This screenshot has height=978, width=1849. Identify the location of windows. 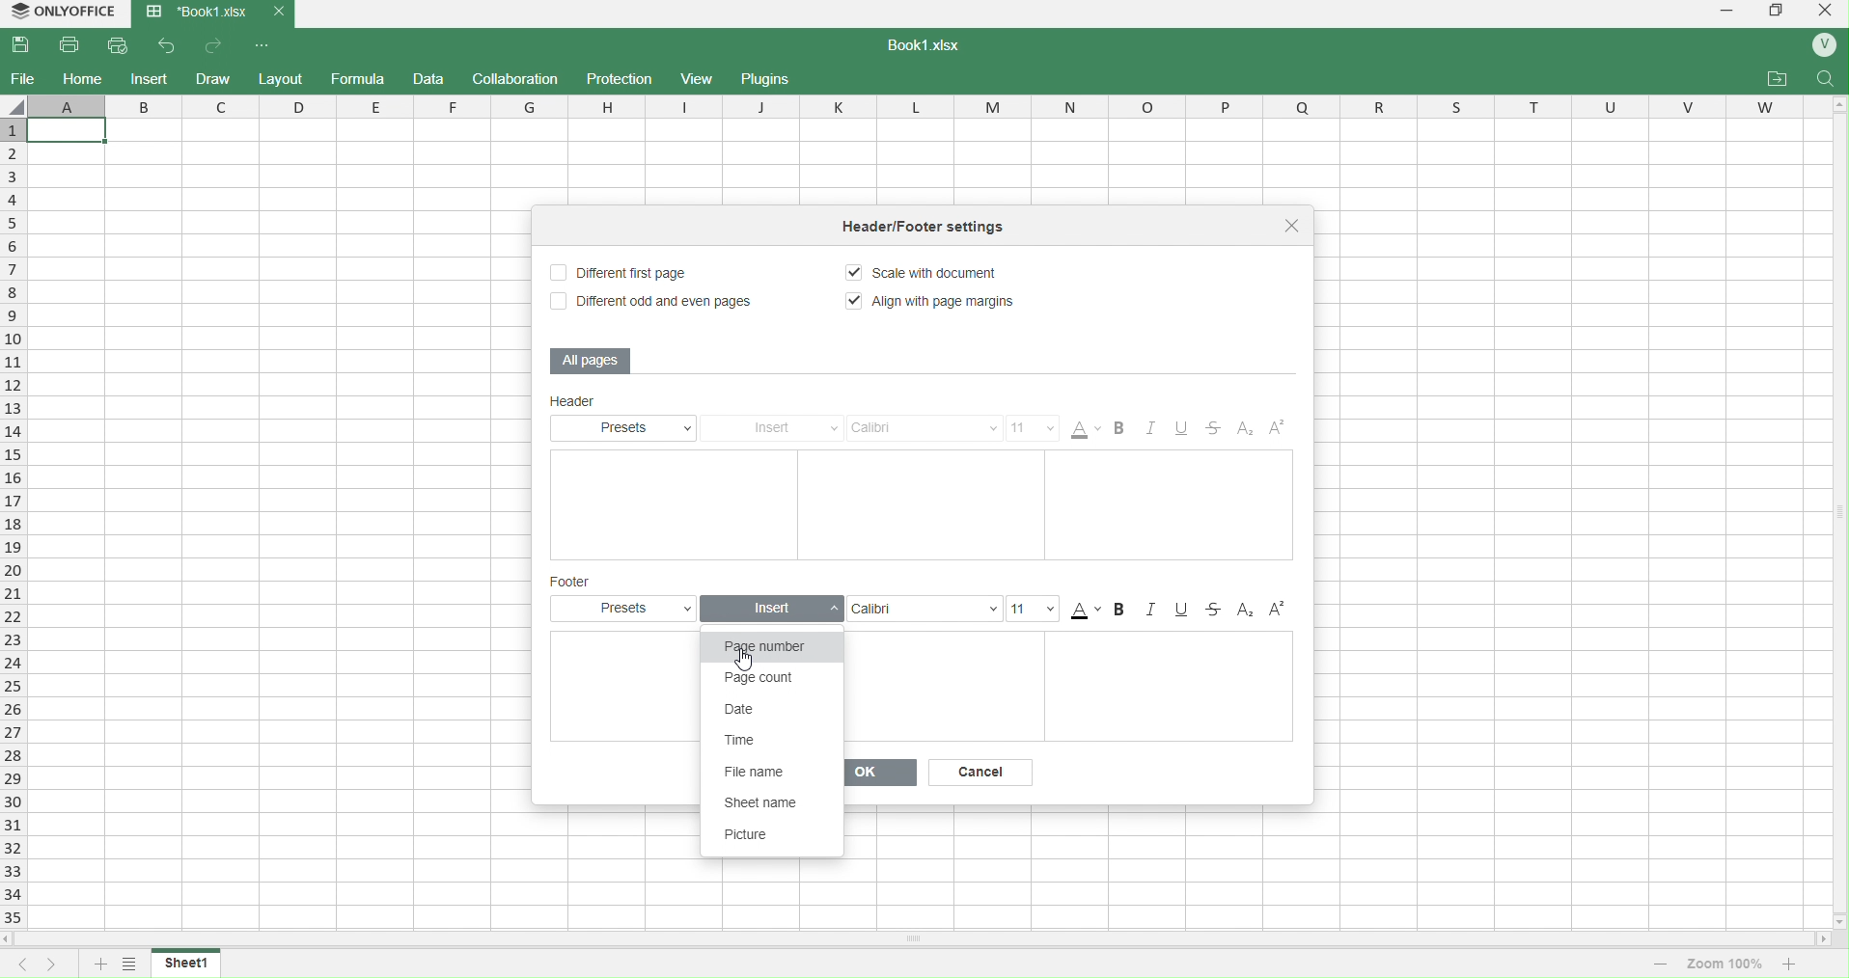
(1775, 14).